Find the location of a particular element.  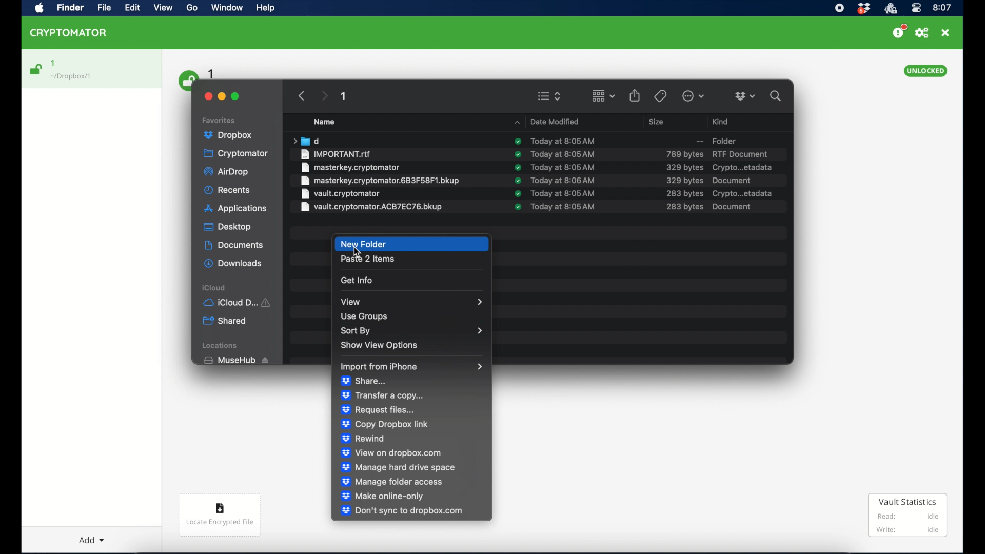

Go is located at coordinates (195, 10).